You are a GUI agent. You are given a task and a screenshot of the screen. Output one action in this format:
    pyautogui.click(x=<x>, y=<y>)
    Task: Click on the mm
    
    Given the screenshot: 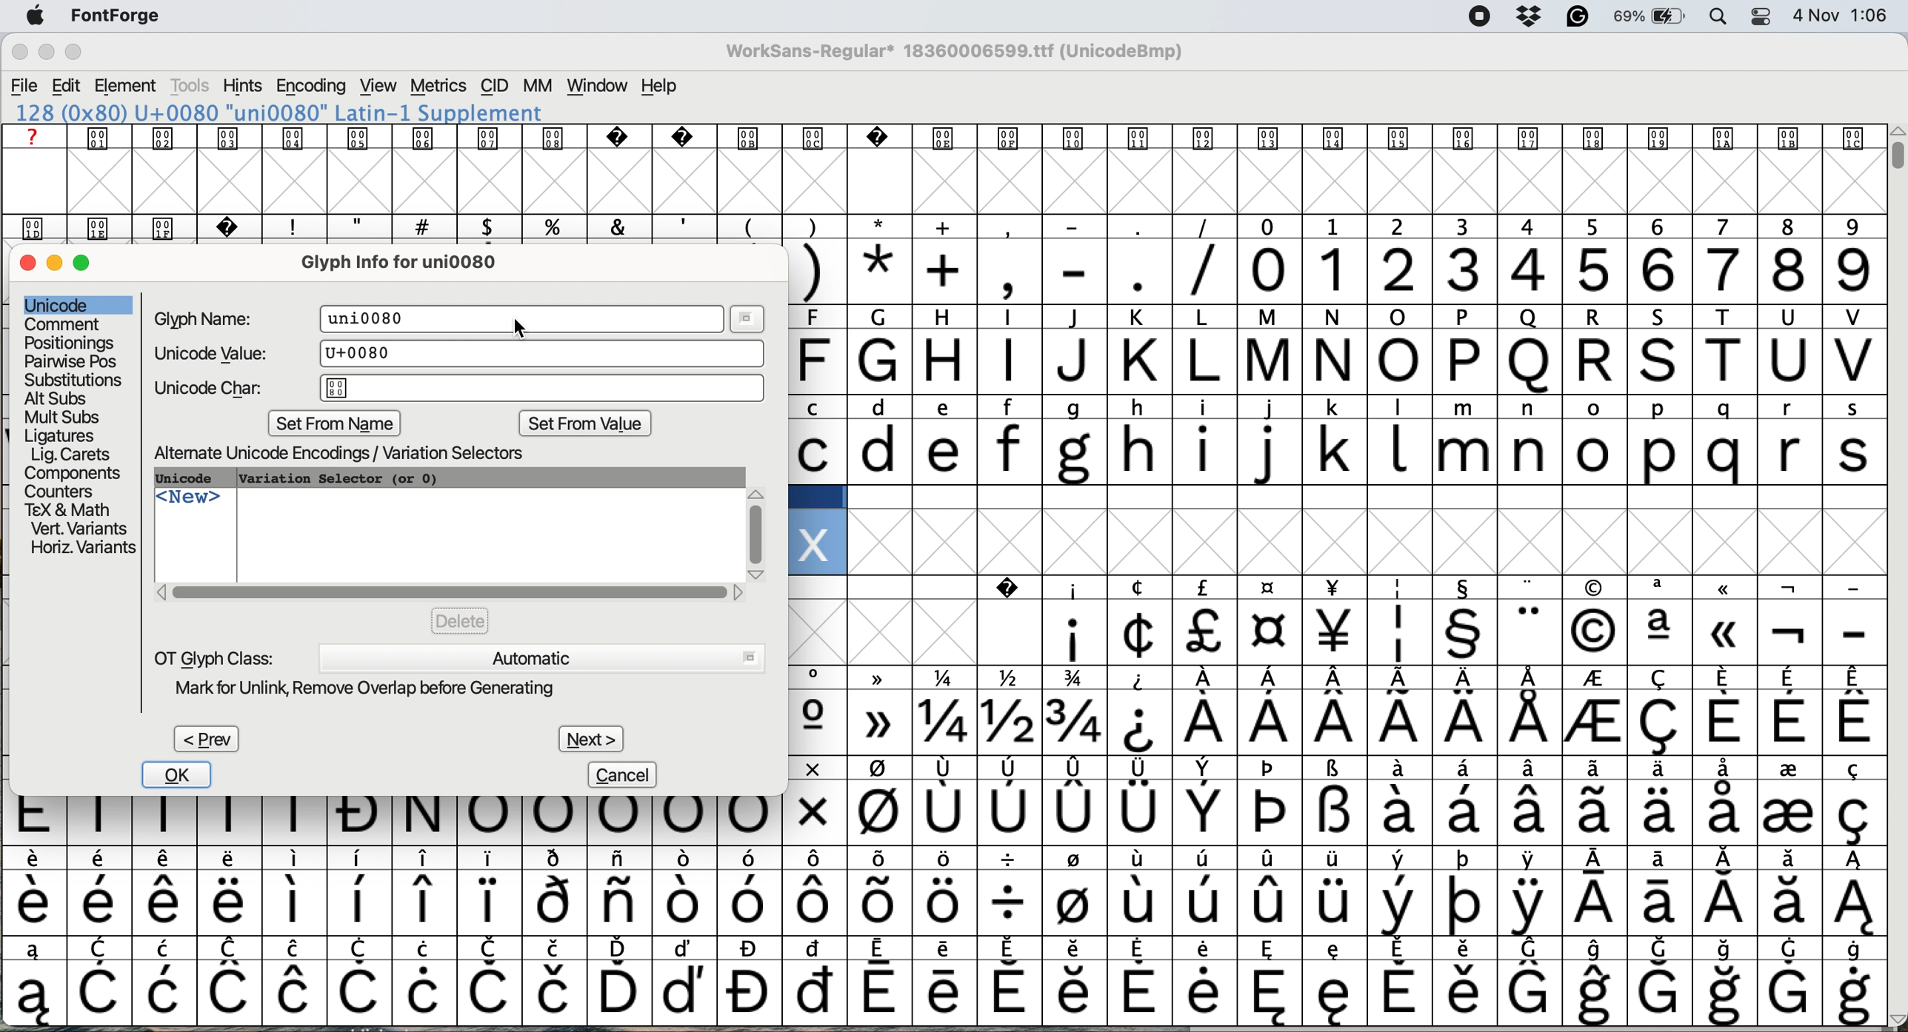 What is the action you would take?
    pyautogui.click(x=536, y=86)
    